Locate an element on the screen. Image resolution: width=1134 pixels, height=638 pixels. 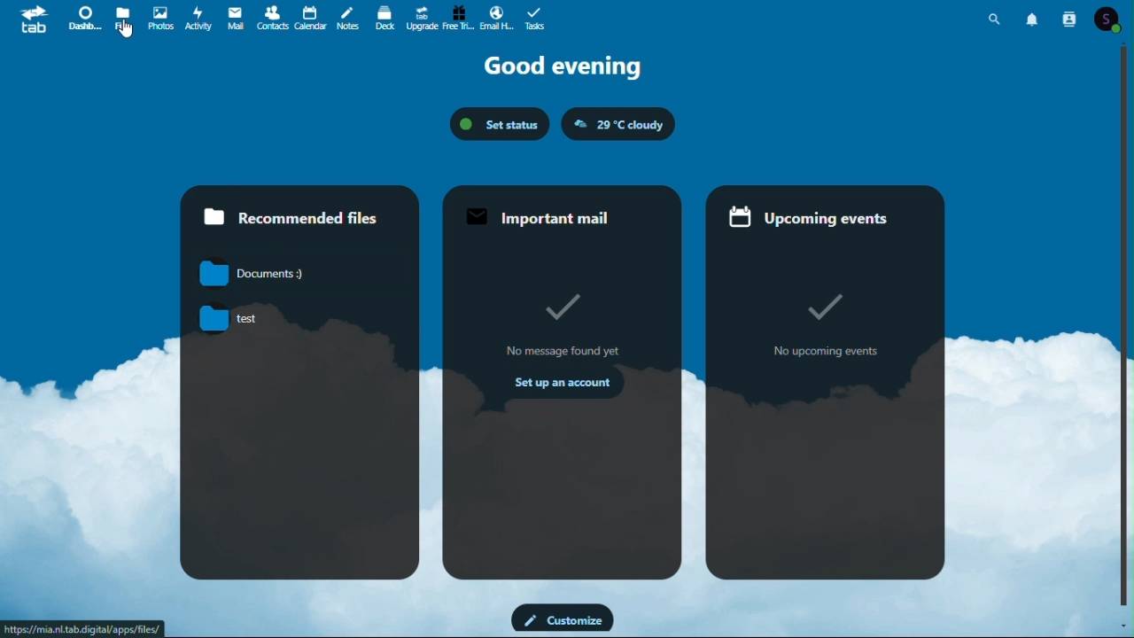
 is located at coordinates (1033, 15).